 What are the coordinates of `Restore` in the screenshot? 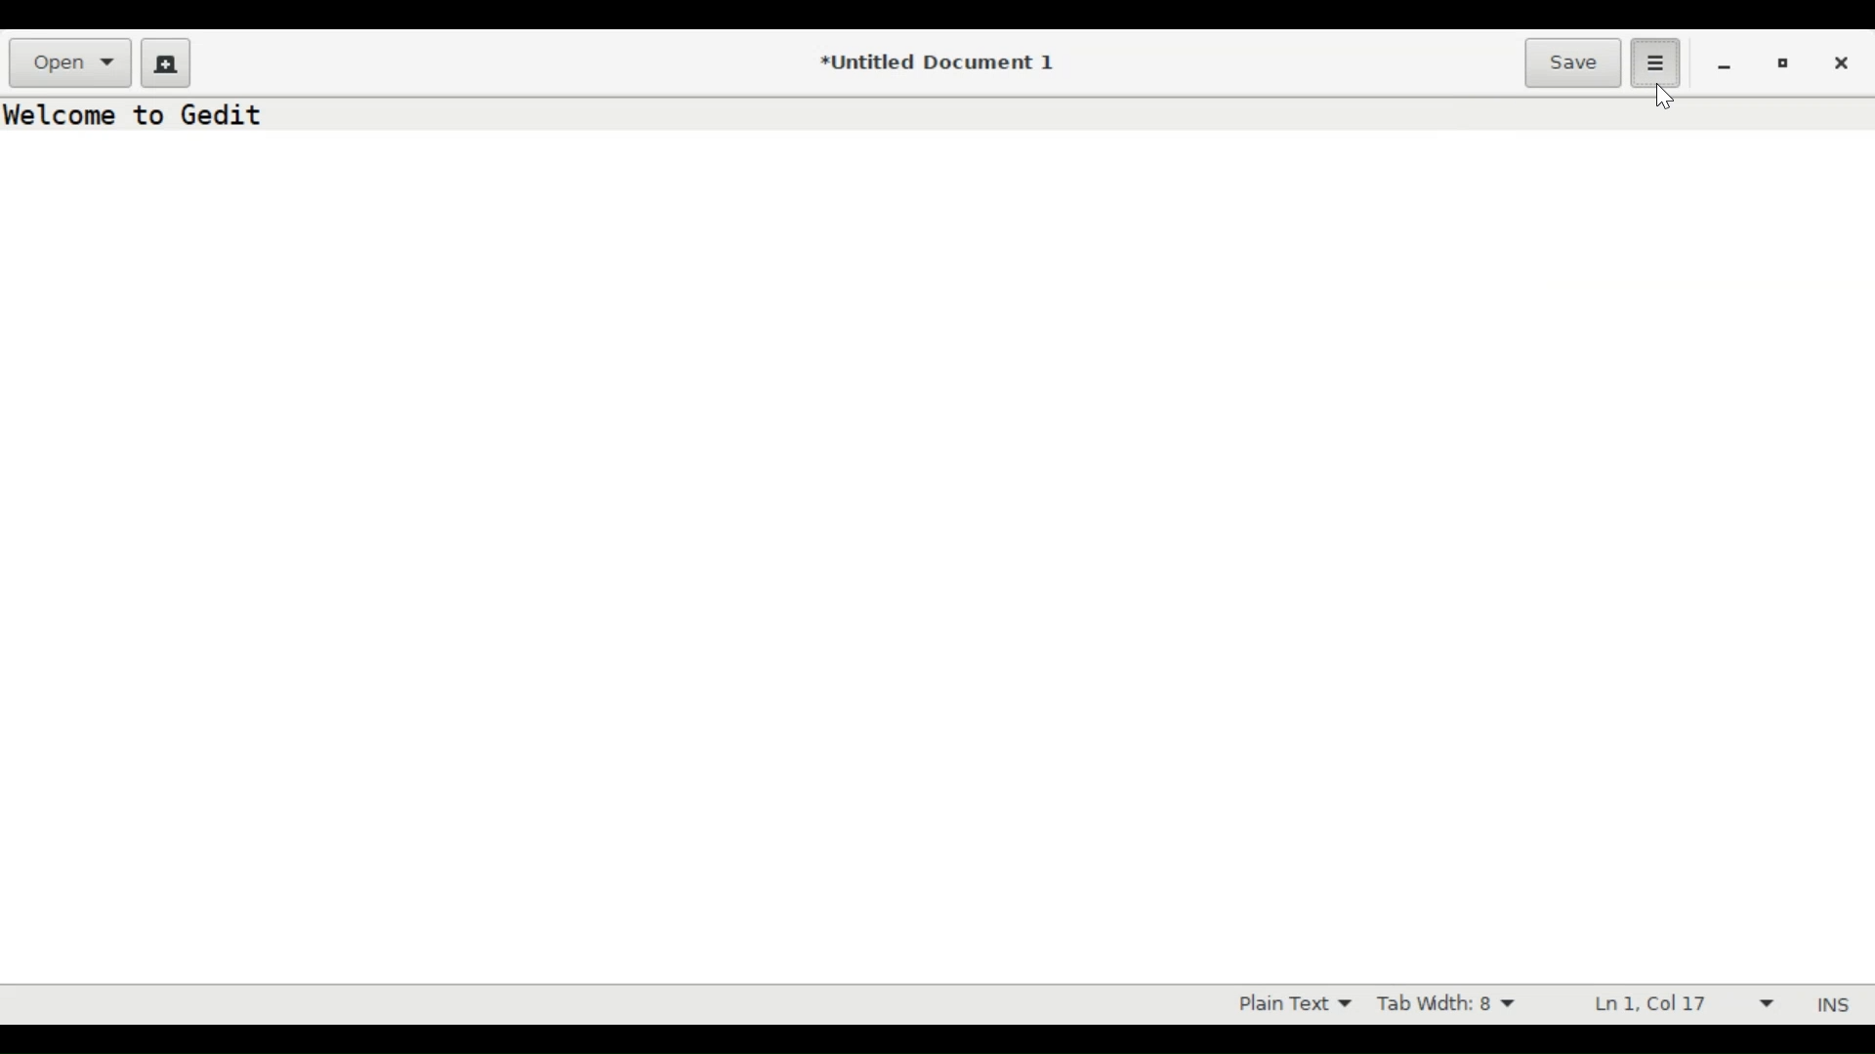 It's located at (1784, 61).